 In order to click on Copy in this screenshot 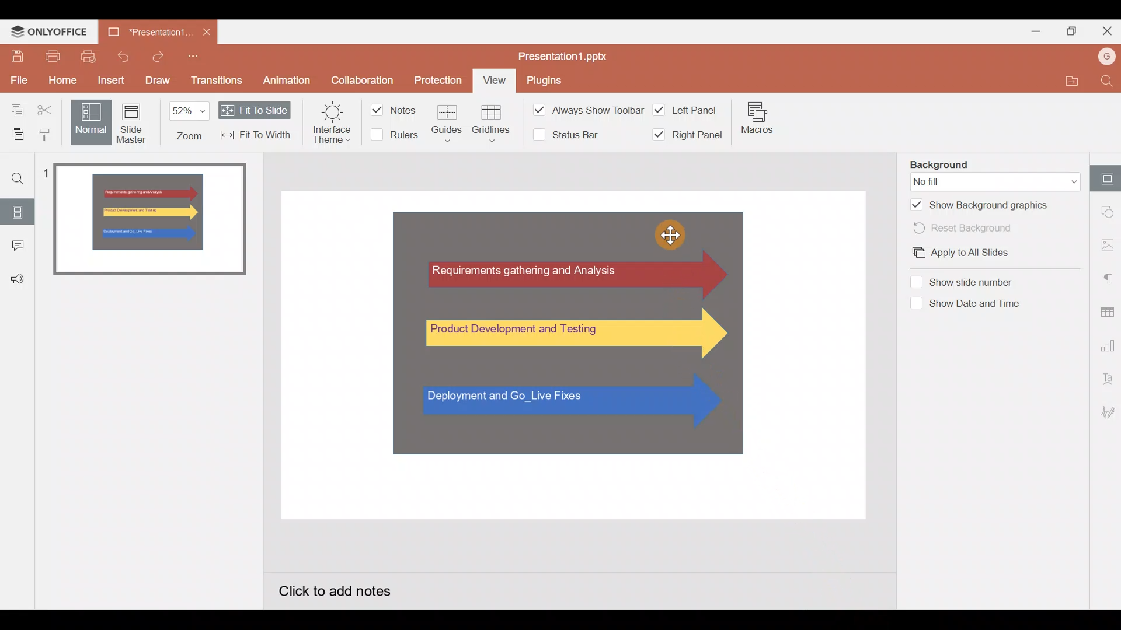, I will do `click(13, 107)`.